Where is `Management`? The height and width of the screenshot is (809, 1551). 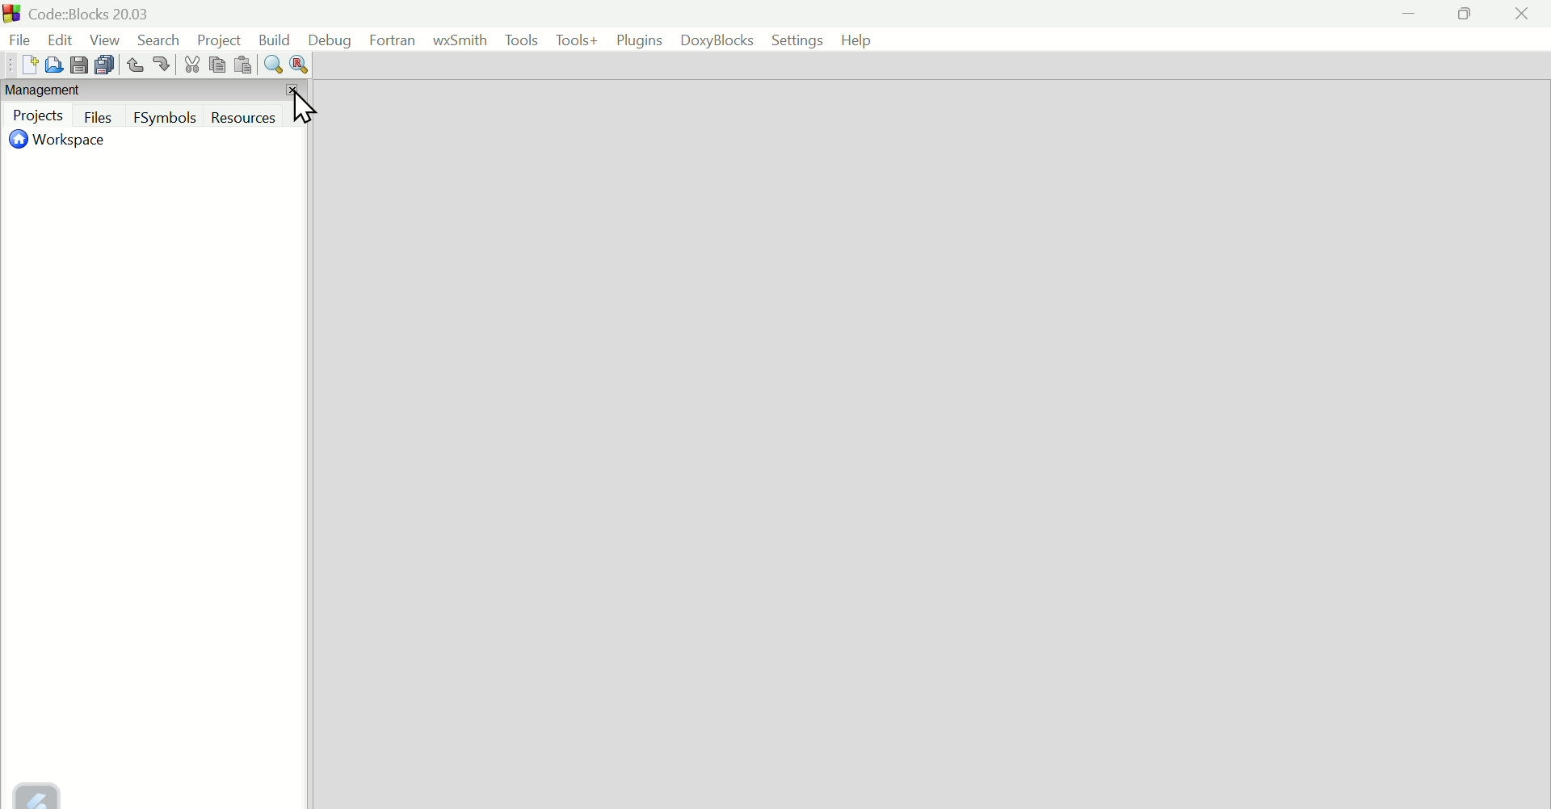
Management is located at coordinates (43, 89).